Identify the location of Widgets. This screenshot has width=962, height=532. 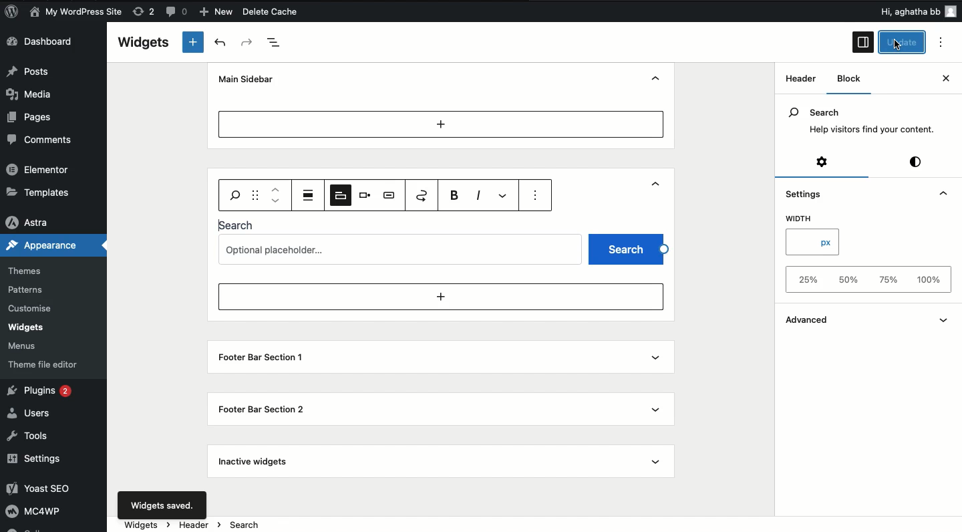
(144, 42).